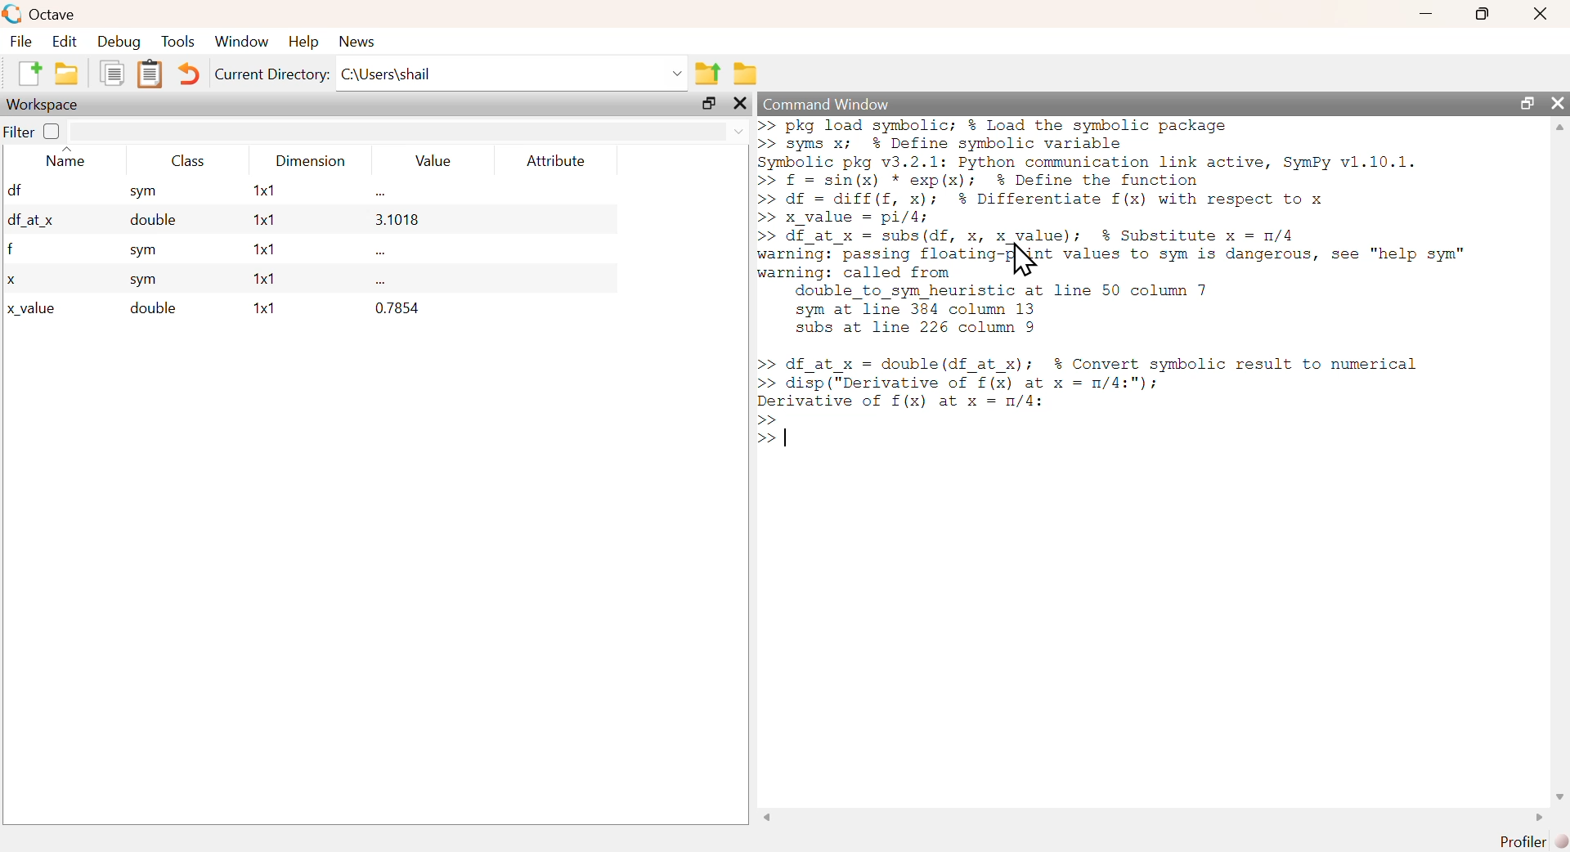  Describe the element at coordinates (1520, 841) in the screenshot. I see `Profiler` at that location.